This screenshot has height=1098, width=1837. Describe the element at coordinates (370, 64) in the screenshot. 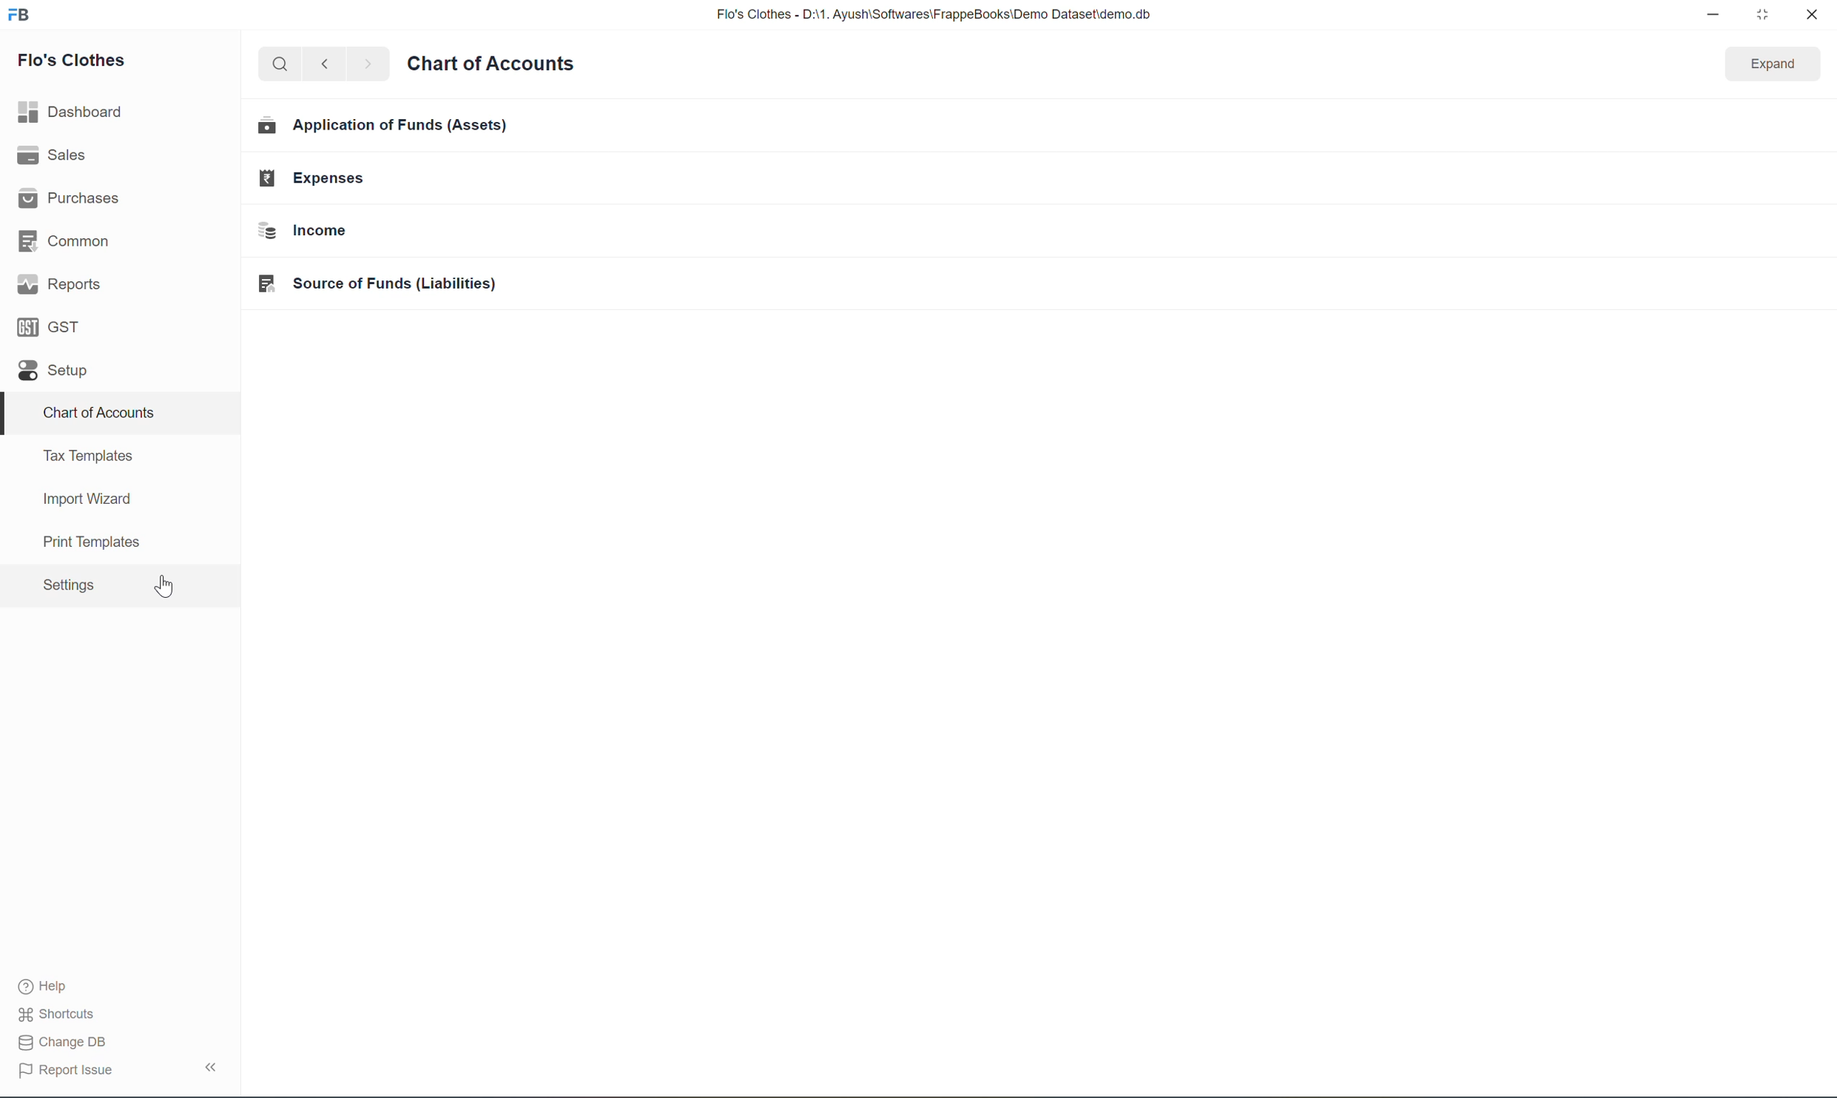

I see `forward` at that location.